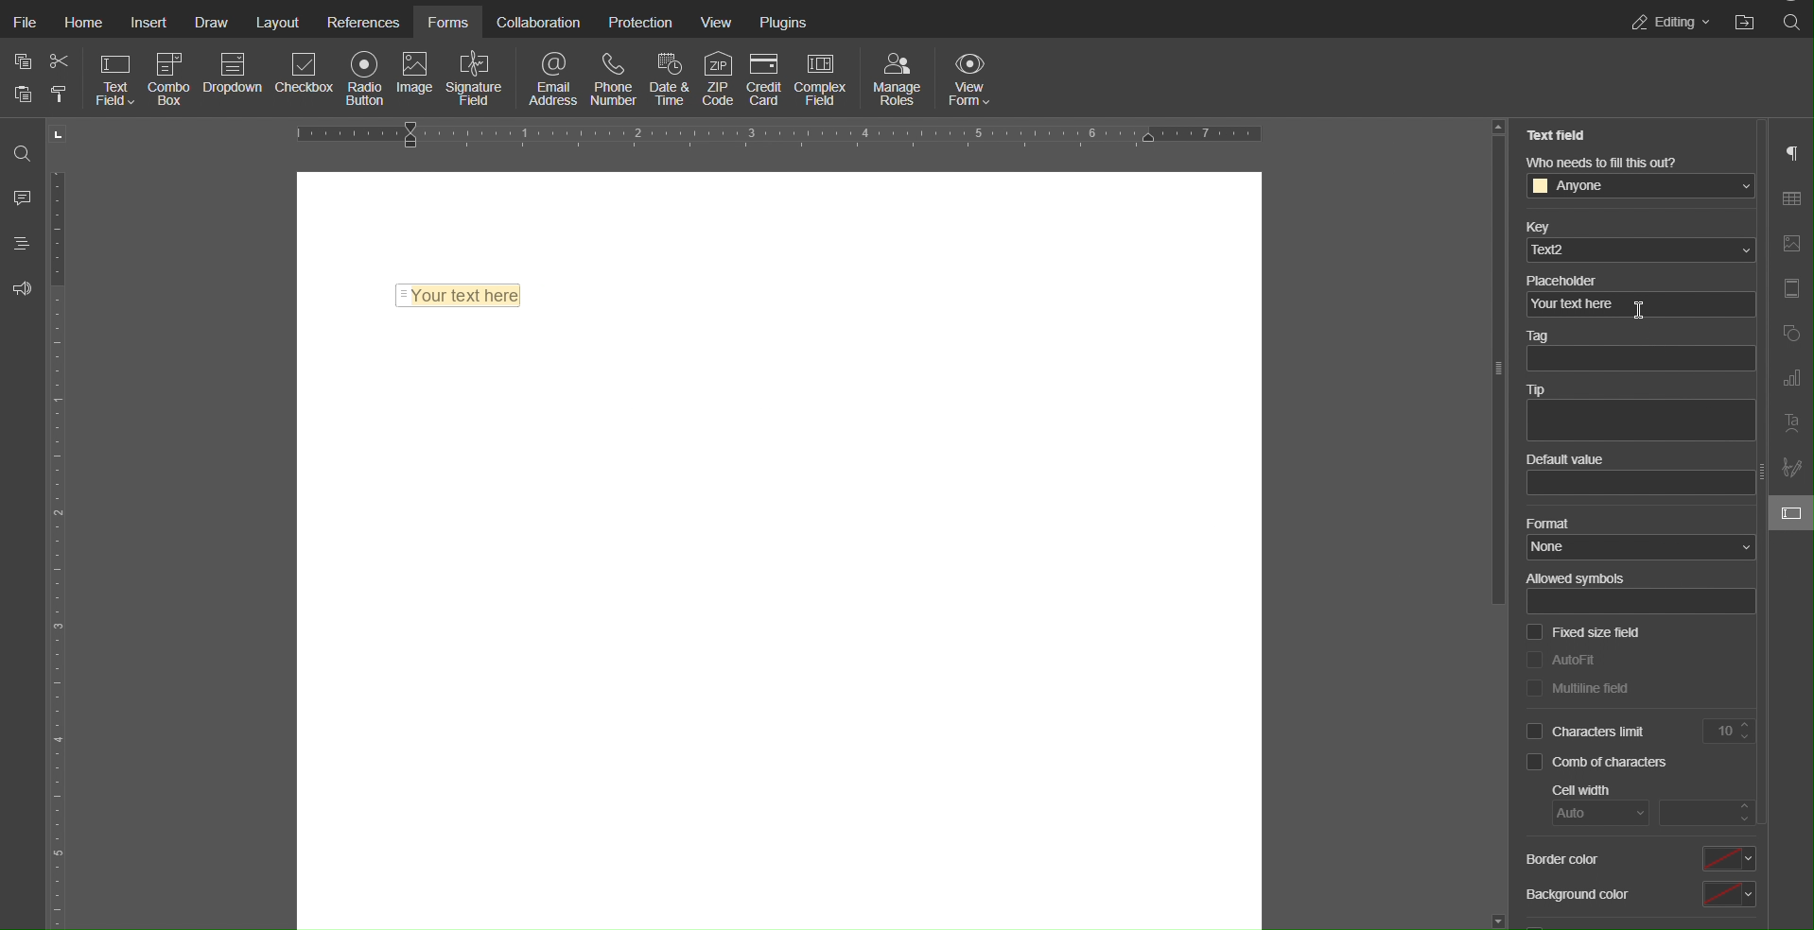 The image size is (1814, 930). What do you see at coordinates (1635, 537) in the screenshot?
I see `Format` at bounding box center [1635, 537].